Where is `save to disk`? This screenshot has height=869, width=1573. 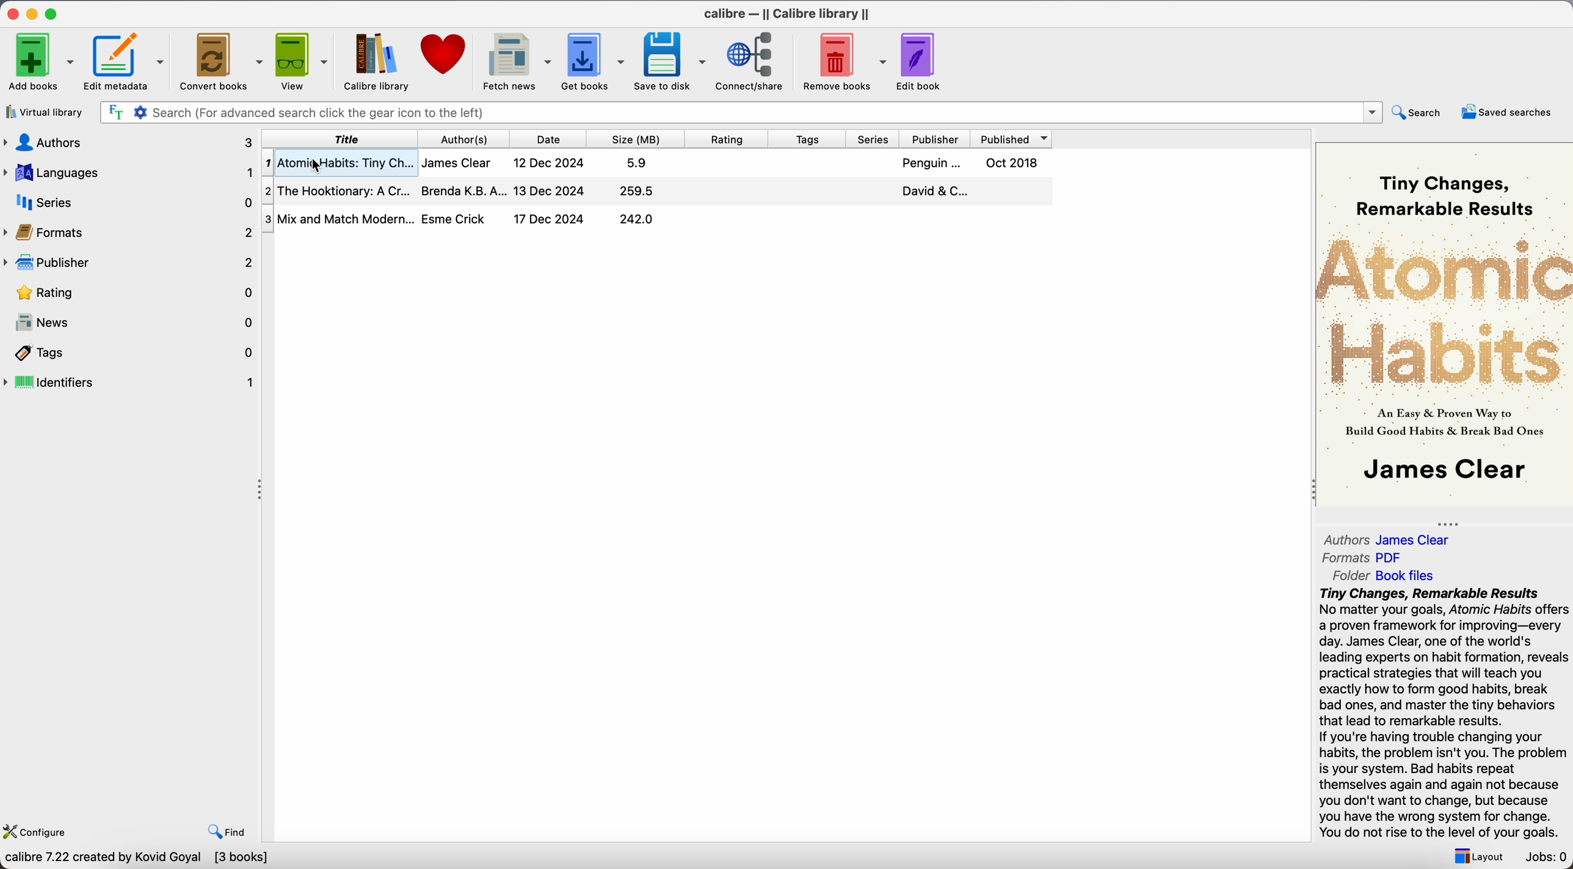 save to disk is located at coordinates (670, 62).